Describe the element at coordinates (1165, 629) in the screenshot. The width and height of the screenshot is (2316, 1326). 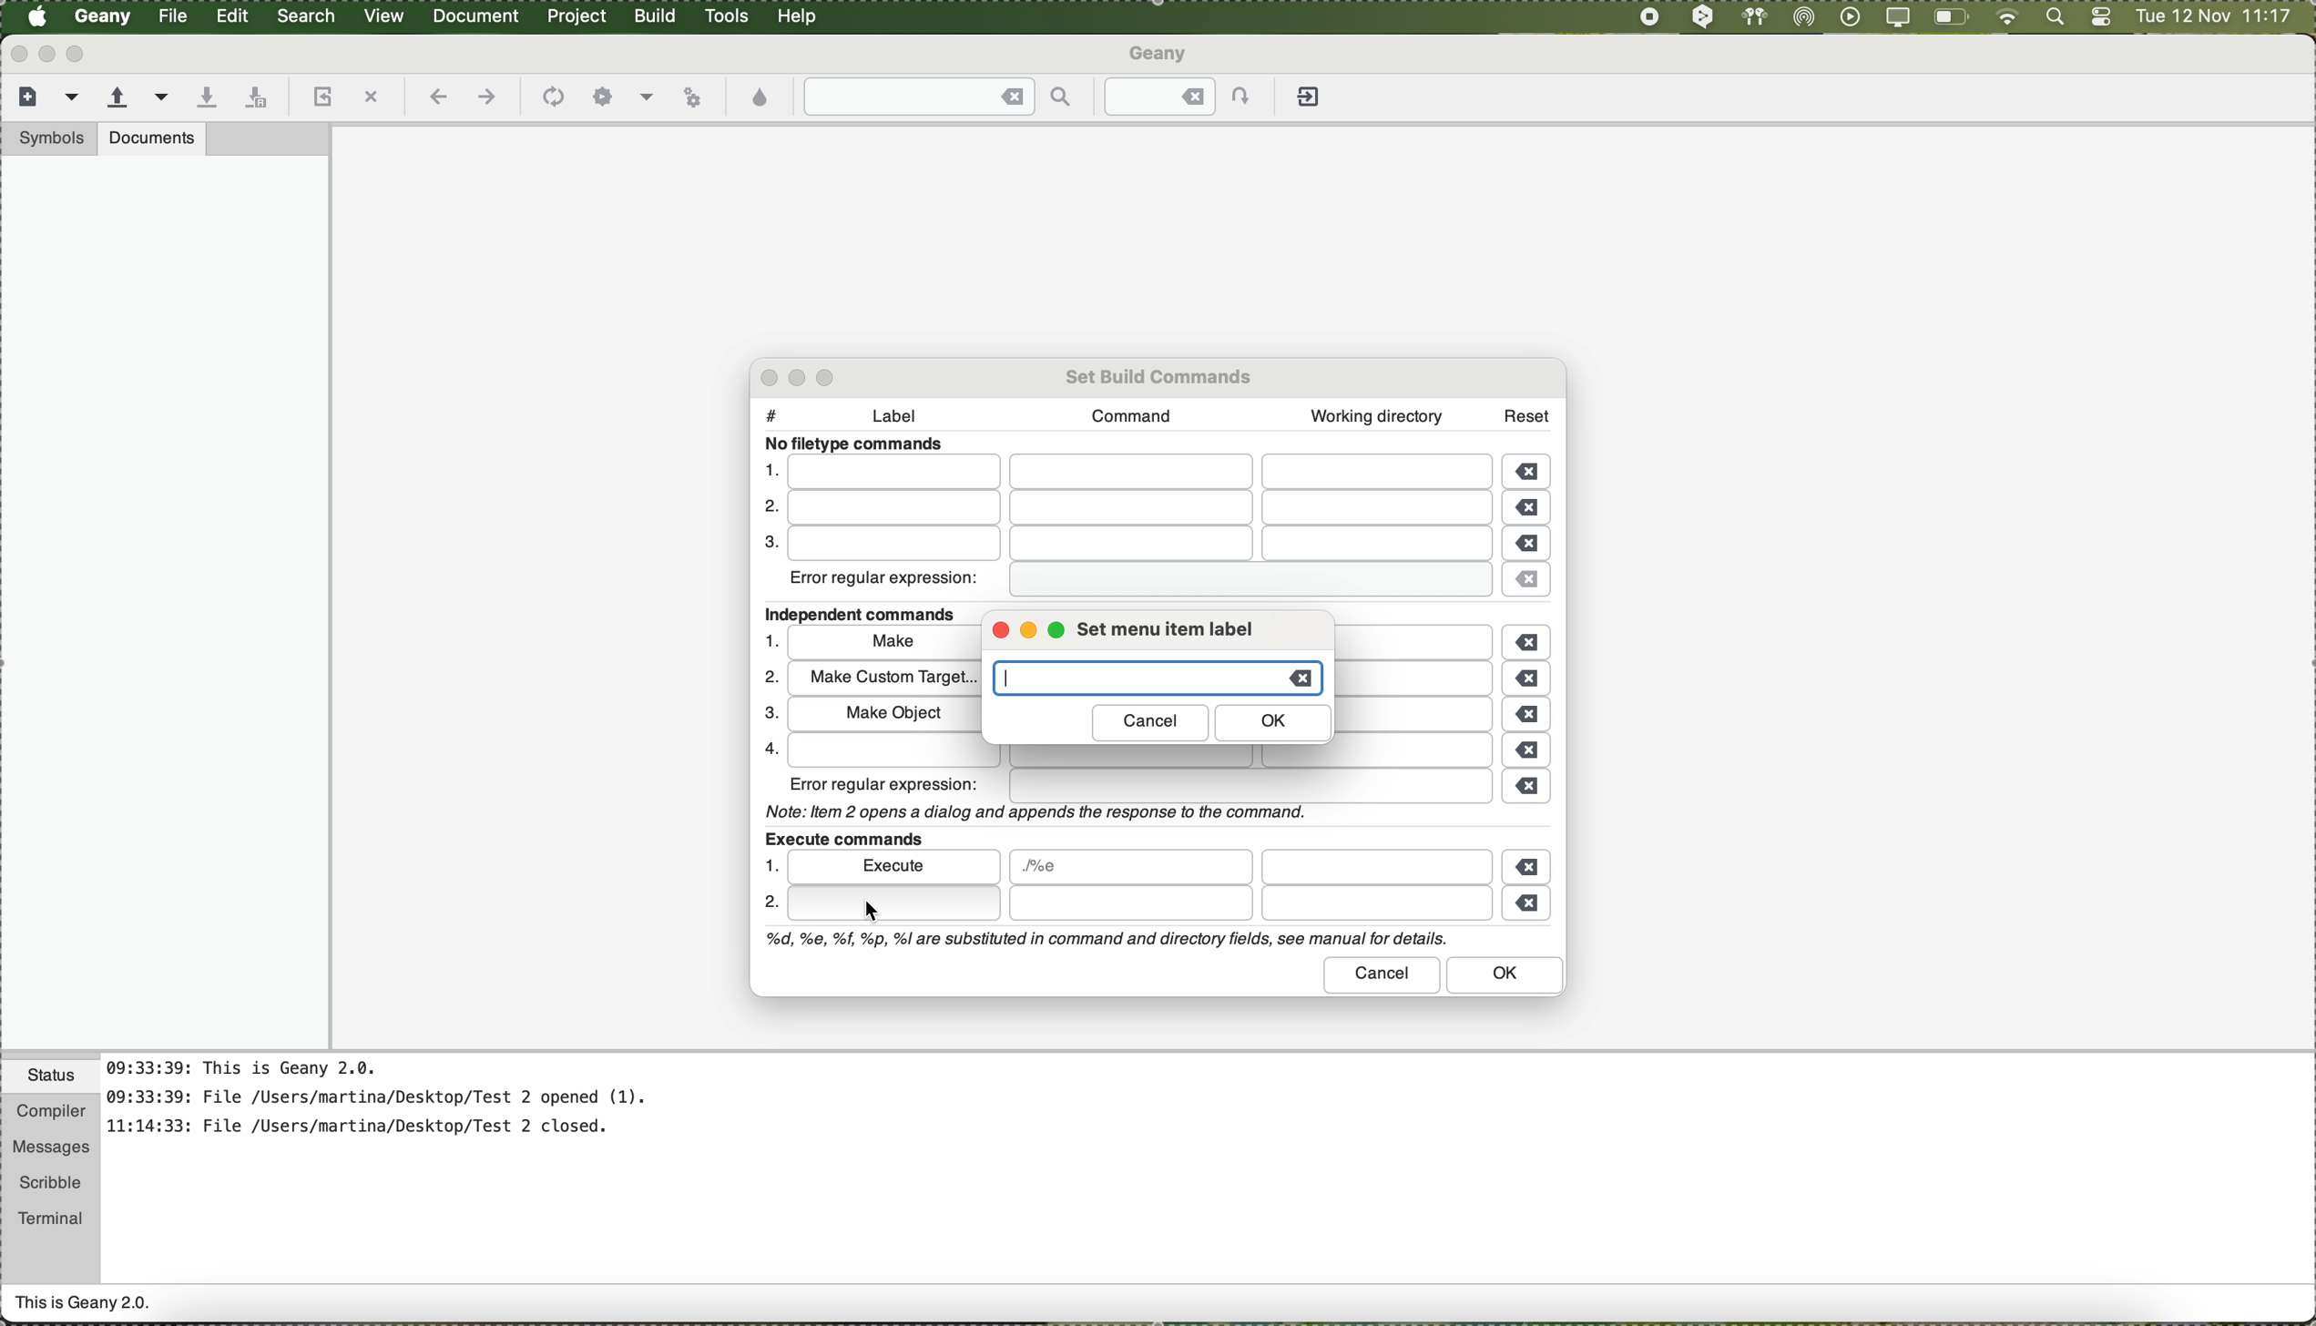
I see `set menu item label` at that location.